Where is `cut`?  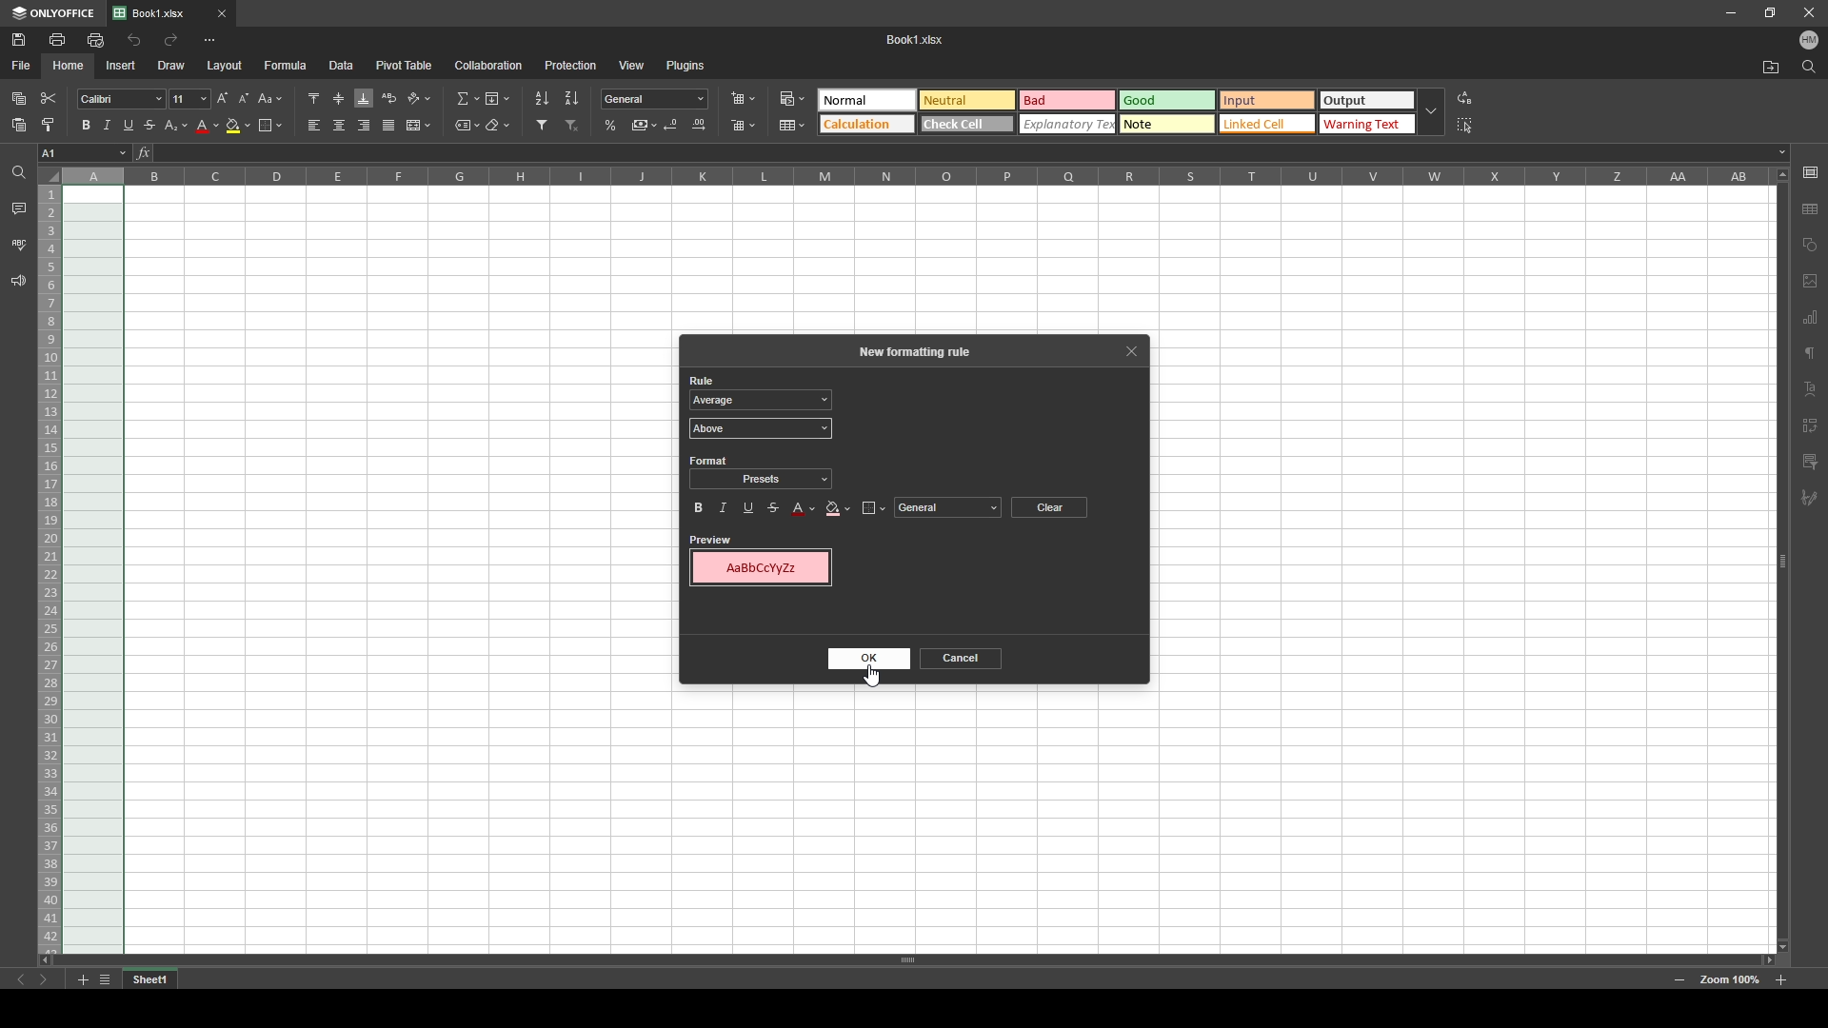
cut is located at coordinates (50, 99).